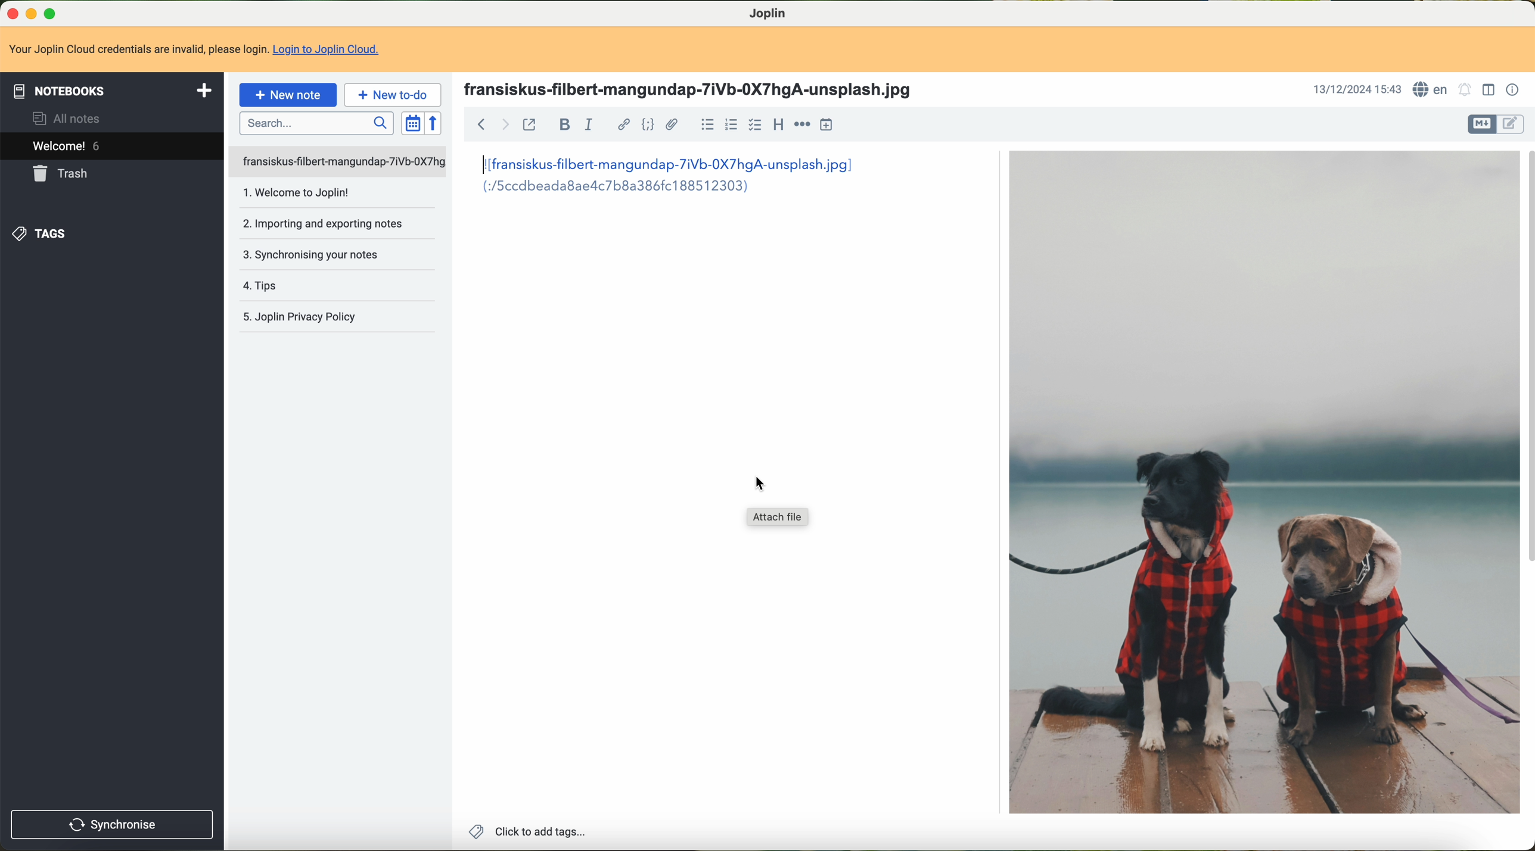 The height and width of the screenshot is (851, 1535). Describe the element at coordinates (1490, 91) in the screenshot. I see `toggle editor layout` at that location.